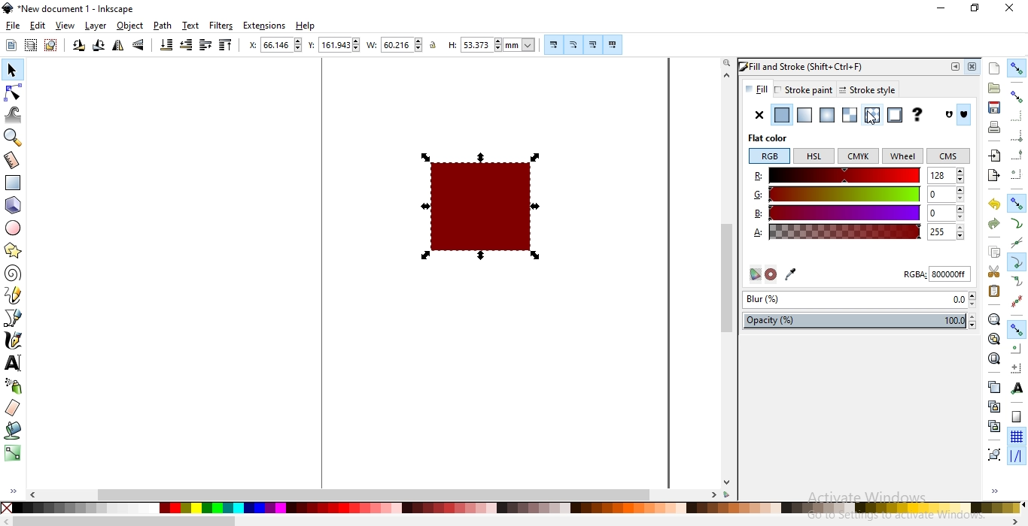 Image resolution: width=1028 pixels, height=526 pixels. Describe the element at coordinates (859, 301) in the screenshot. I see `blur` at that location.